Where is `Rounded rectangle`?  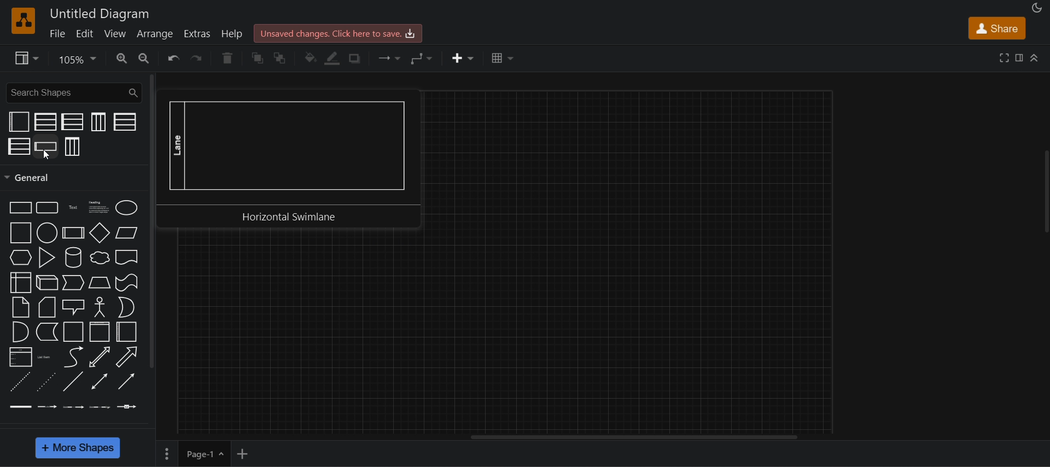 Rounded rectangle is located at coordinates (48, 208).